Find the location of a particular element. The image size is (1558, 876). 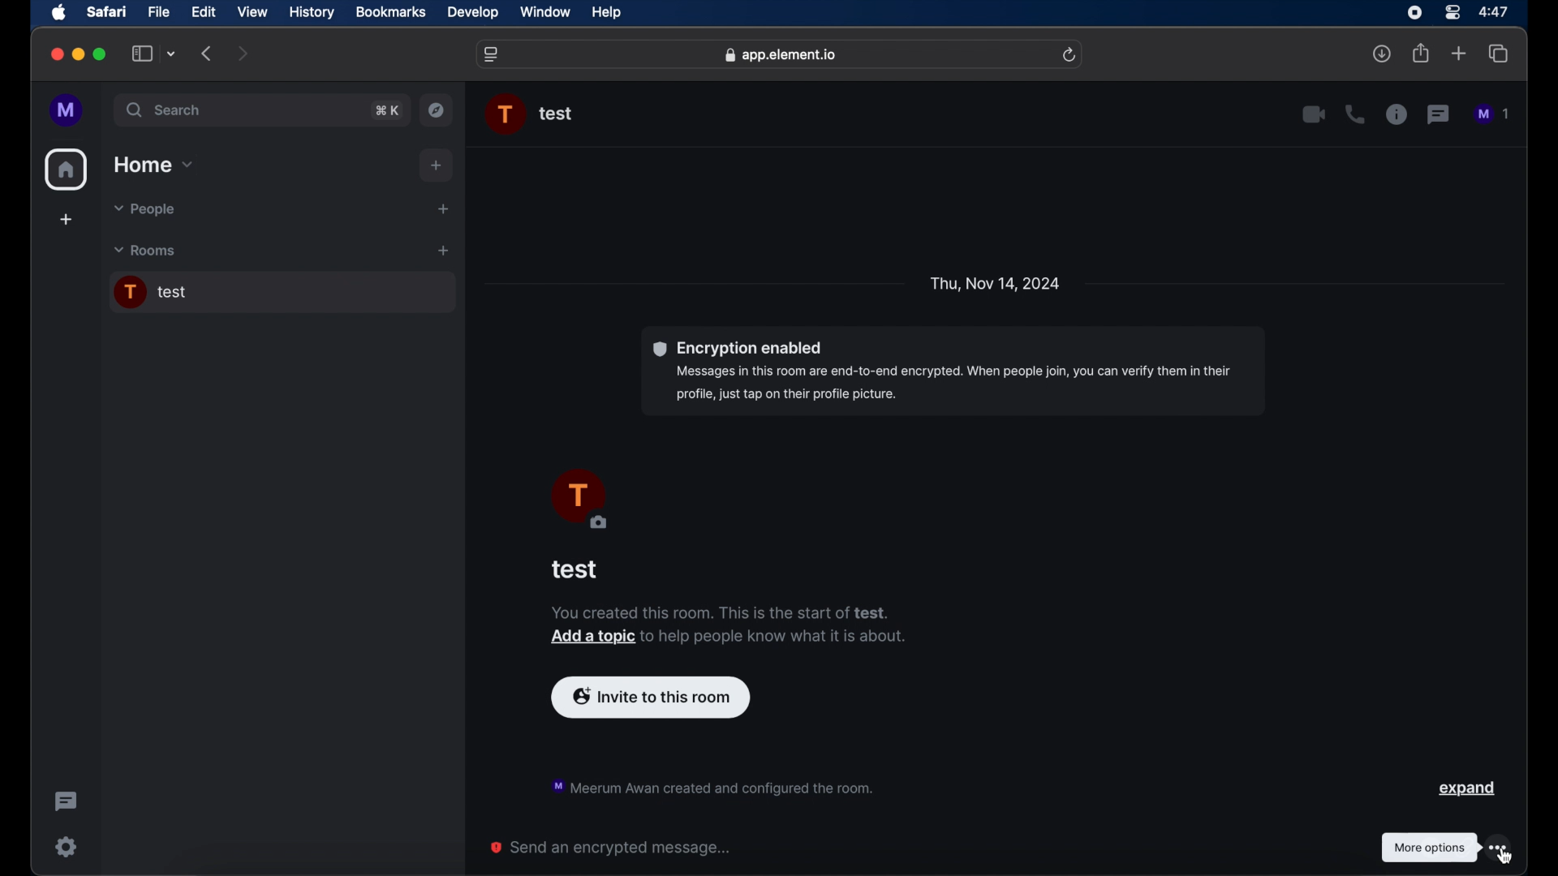

minimize is located at coordinates (78, 54).